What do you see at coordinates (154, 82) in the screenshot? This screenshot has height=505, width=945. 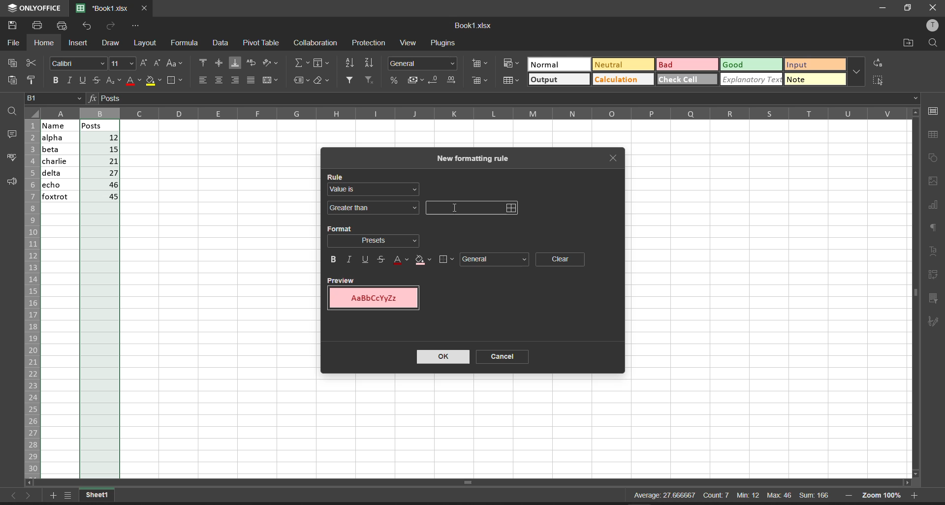 I see `fill color` at bounding box center [154, 82].